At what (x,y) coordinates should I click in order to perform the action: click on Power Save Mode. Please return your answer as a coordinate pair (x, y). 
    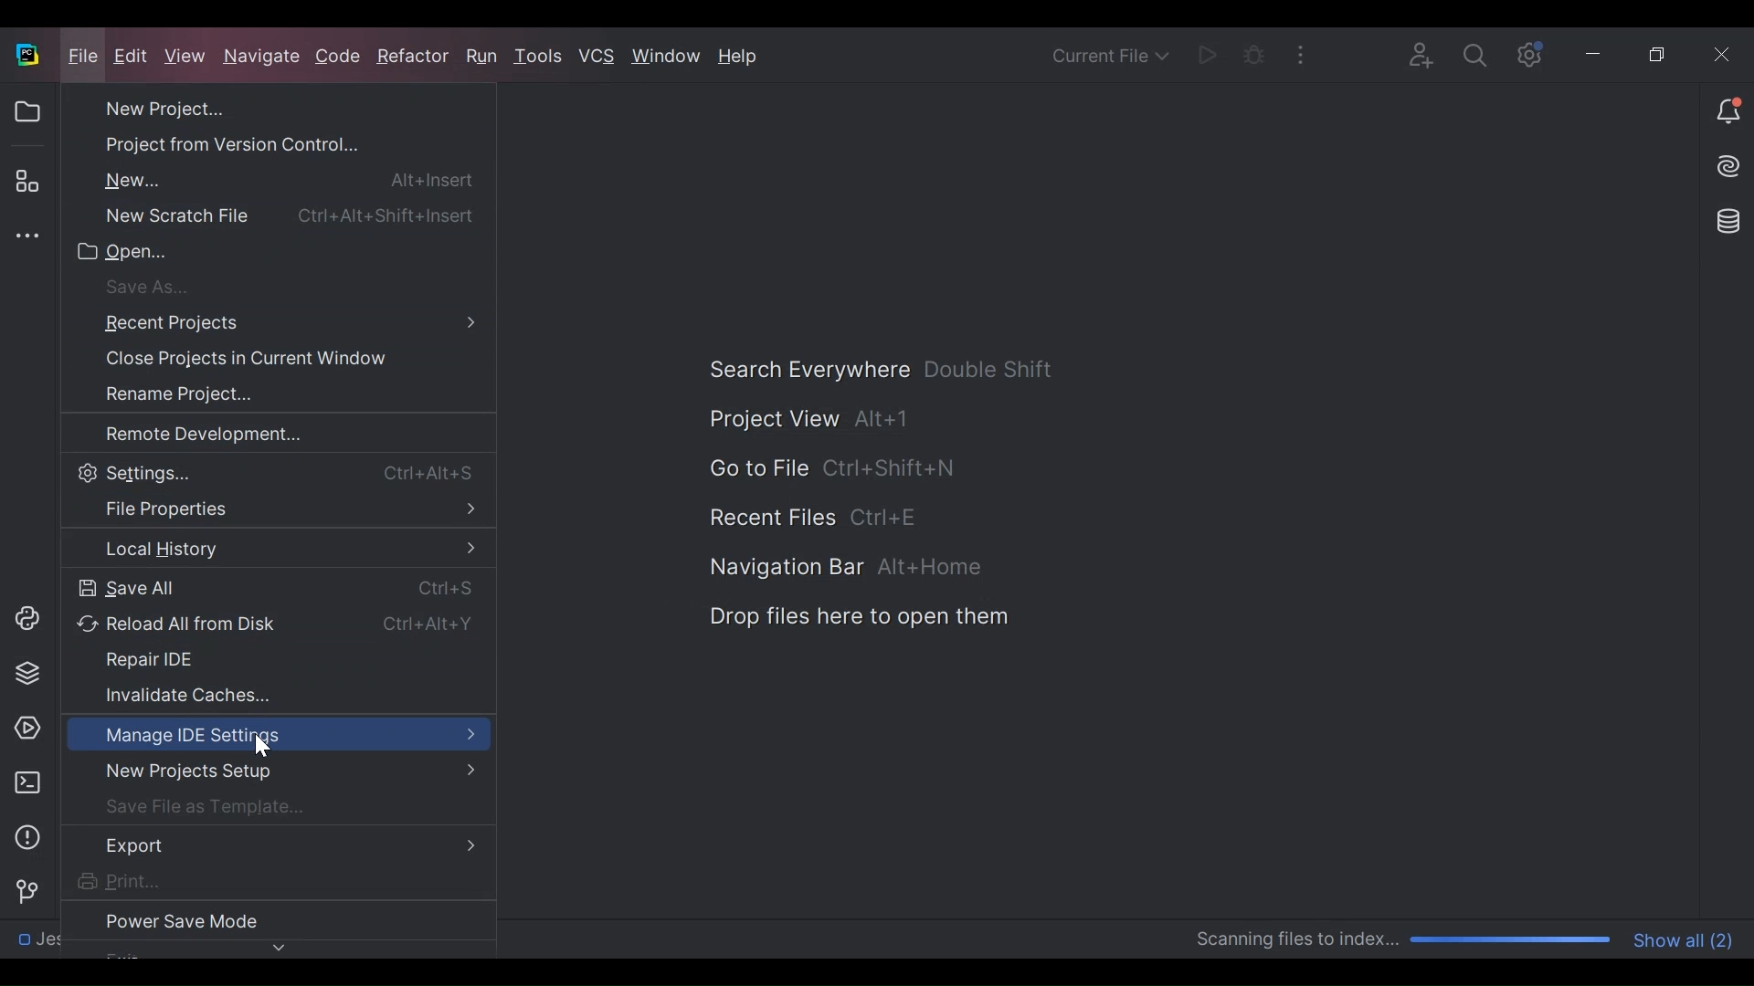
    Looking at the image, I should click on (252, 917).